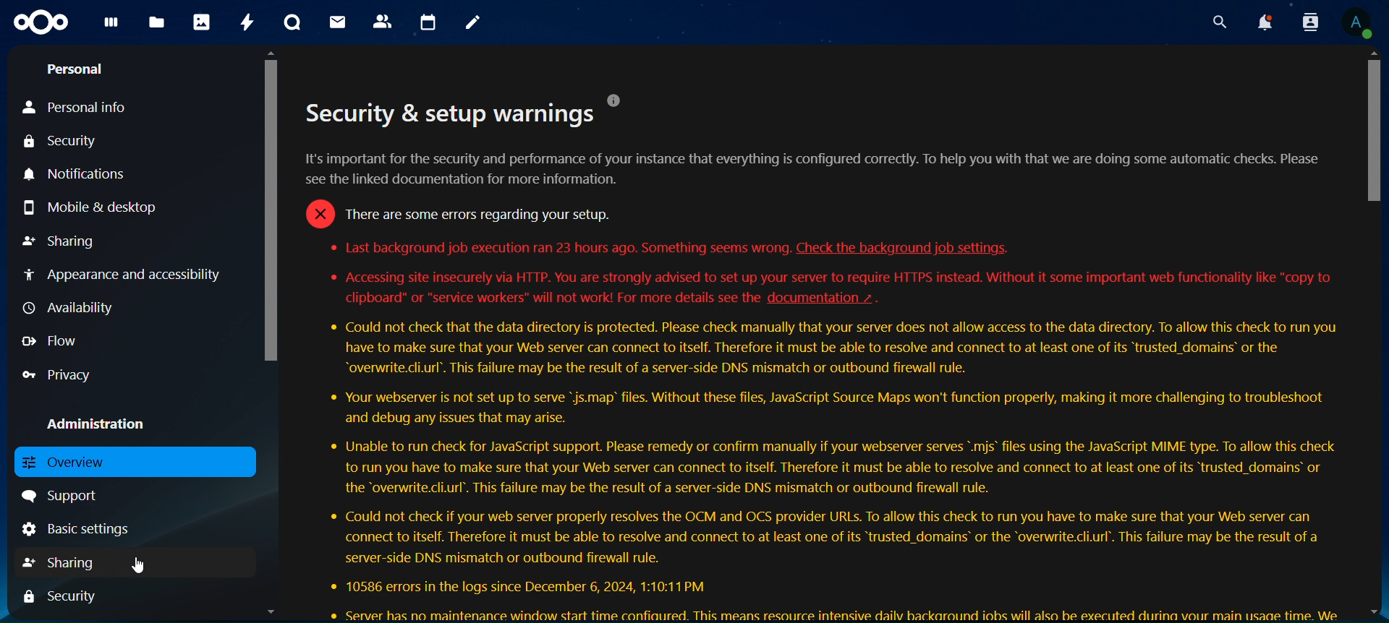 The image size is (1389, 623). I want to click on flow, so click(50, 340).